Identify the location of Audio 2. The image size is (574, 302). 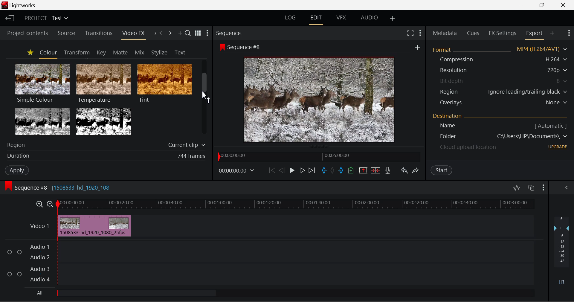
(37, 257).